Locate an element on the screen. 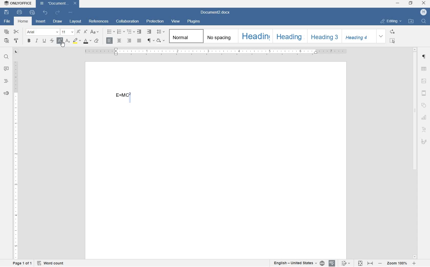  chart is located at coordinates (425, 118).